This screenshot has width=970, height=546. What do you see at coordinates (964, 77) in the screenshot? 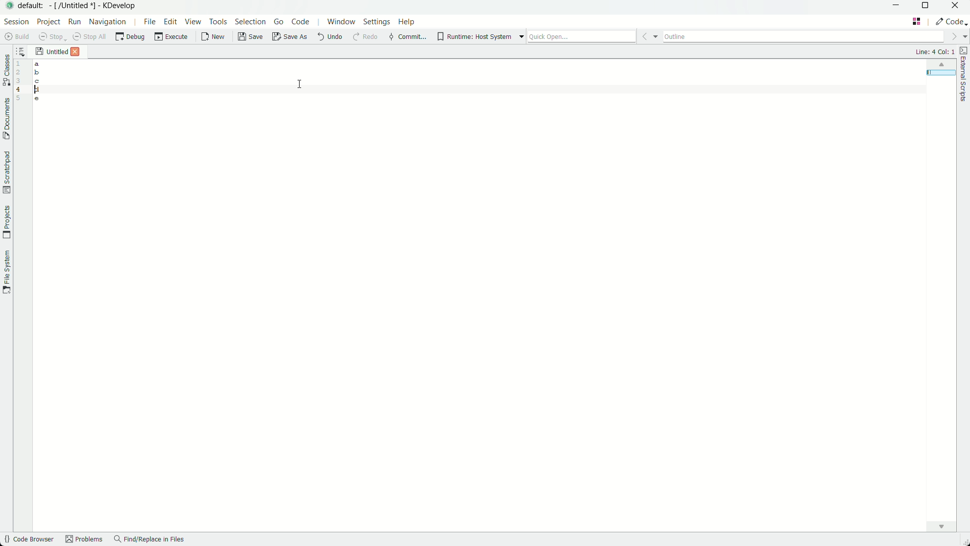
I see `external scripts` at bounding box center [964, 77].